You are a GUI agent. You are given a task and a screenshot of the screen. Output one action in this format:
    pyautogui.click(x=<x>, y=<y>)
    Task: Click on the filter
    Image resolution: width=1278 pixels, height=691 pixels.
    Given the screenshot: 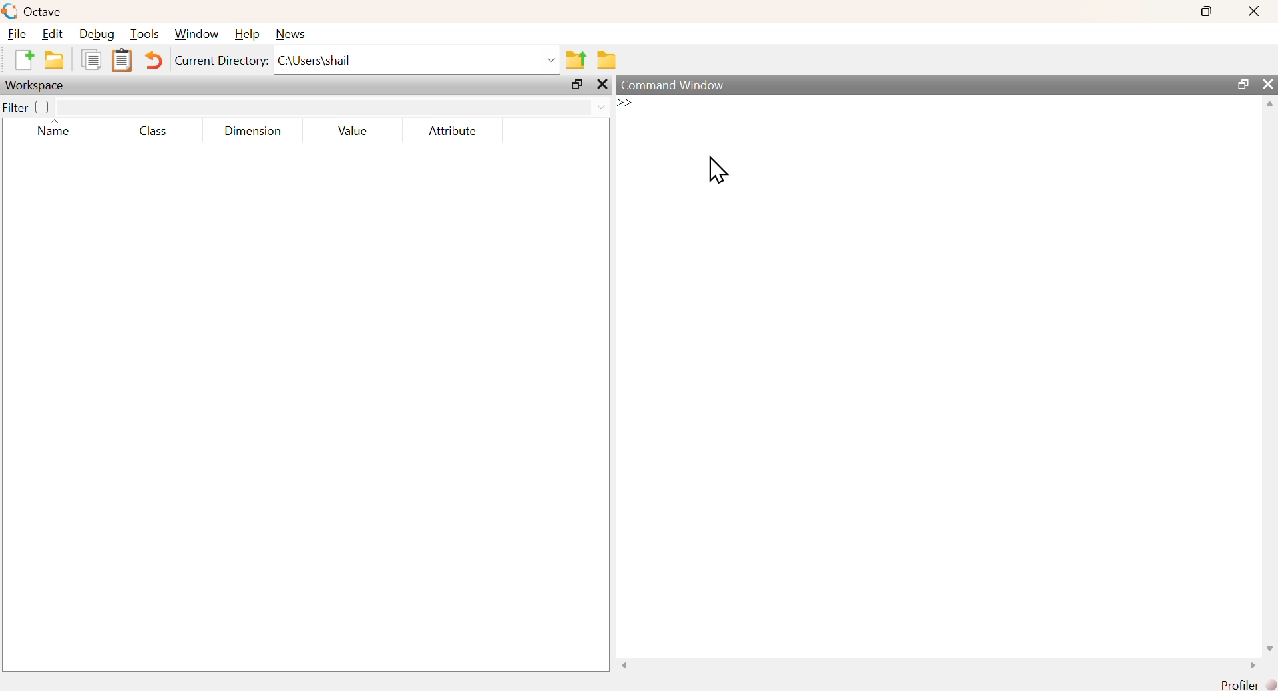 What is the action you would take?
    pyautogui.click(x=15, y=108)
    